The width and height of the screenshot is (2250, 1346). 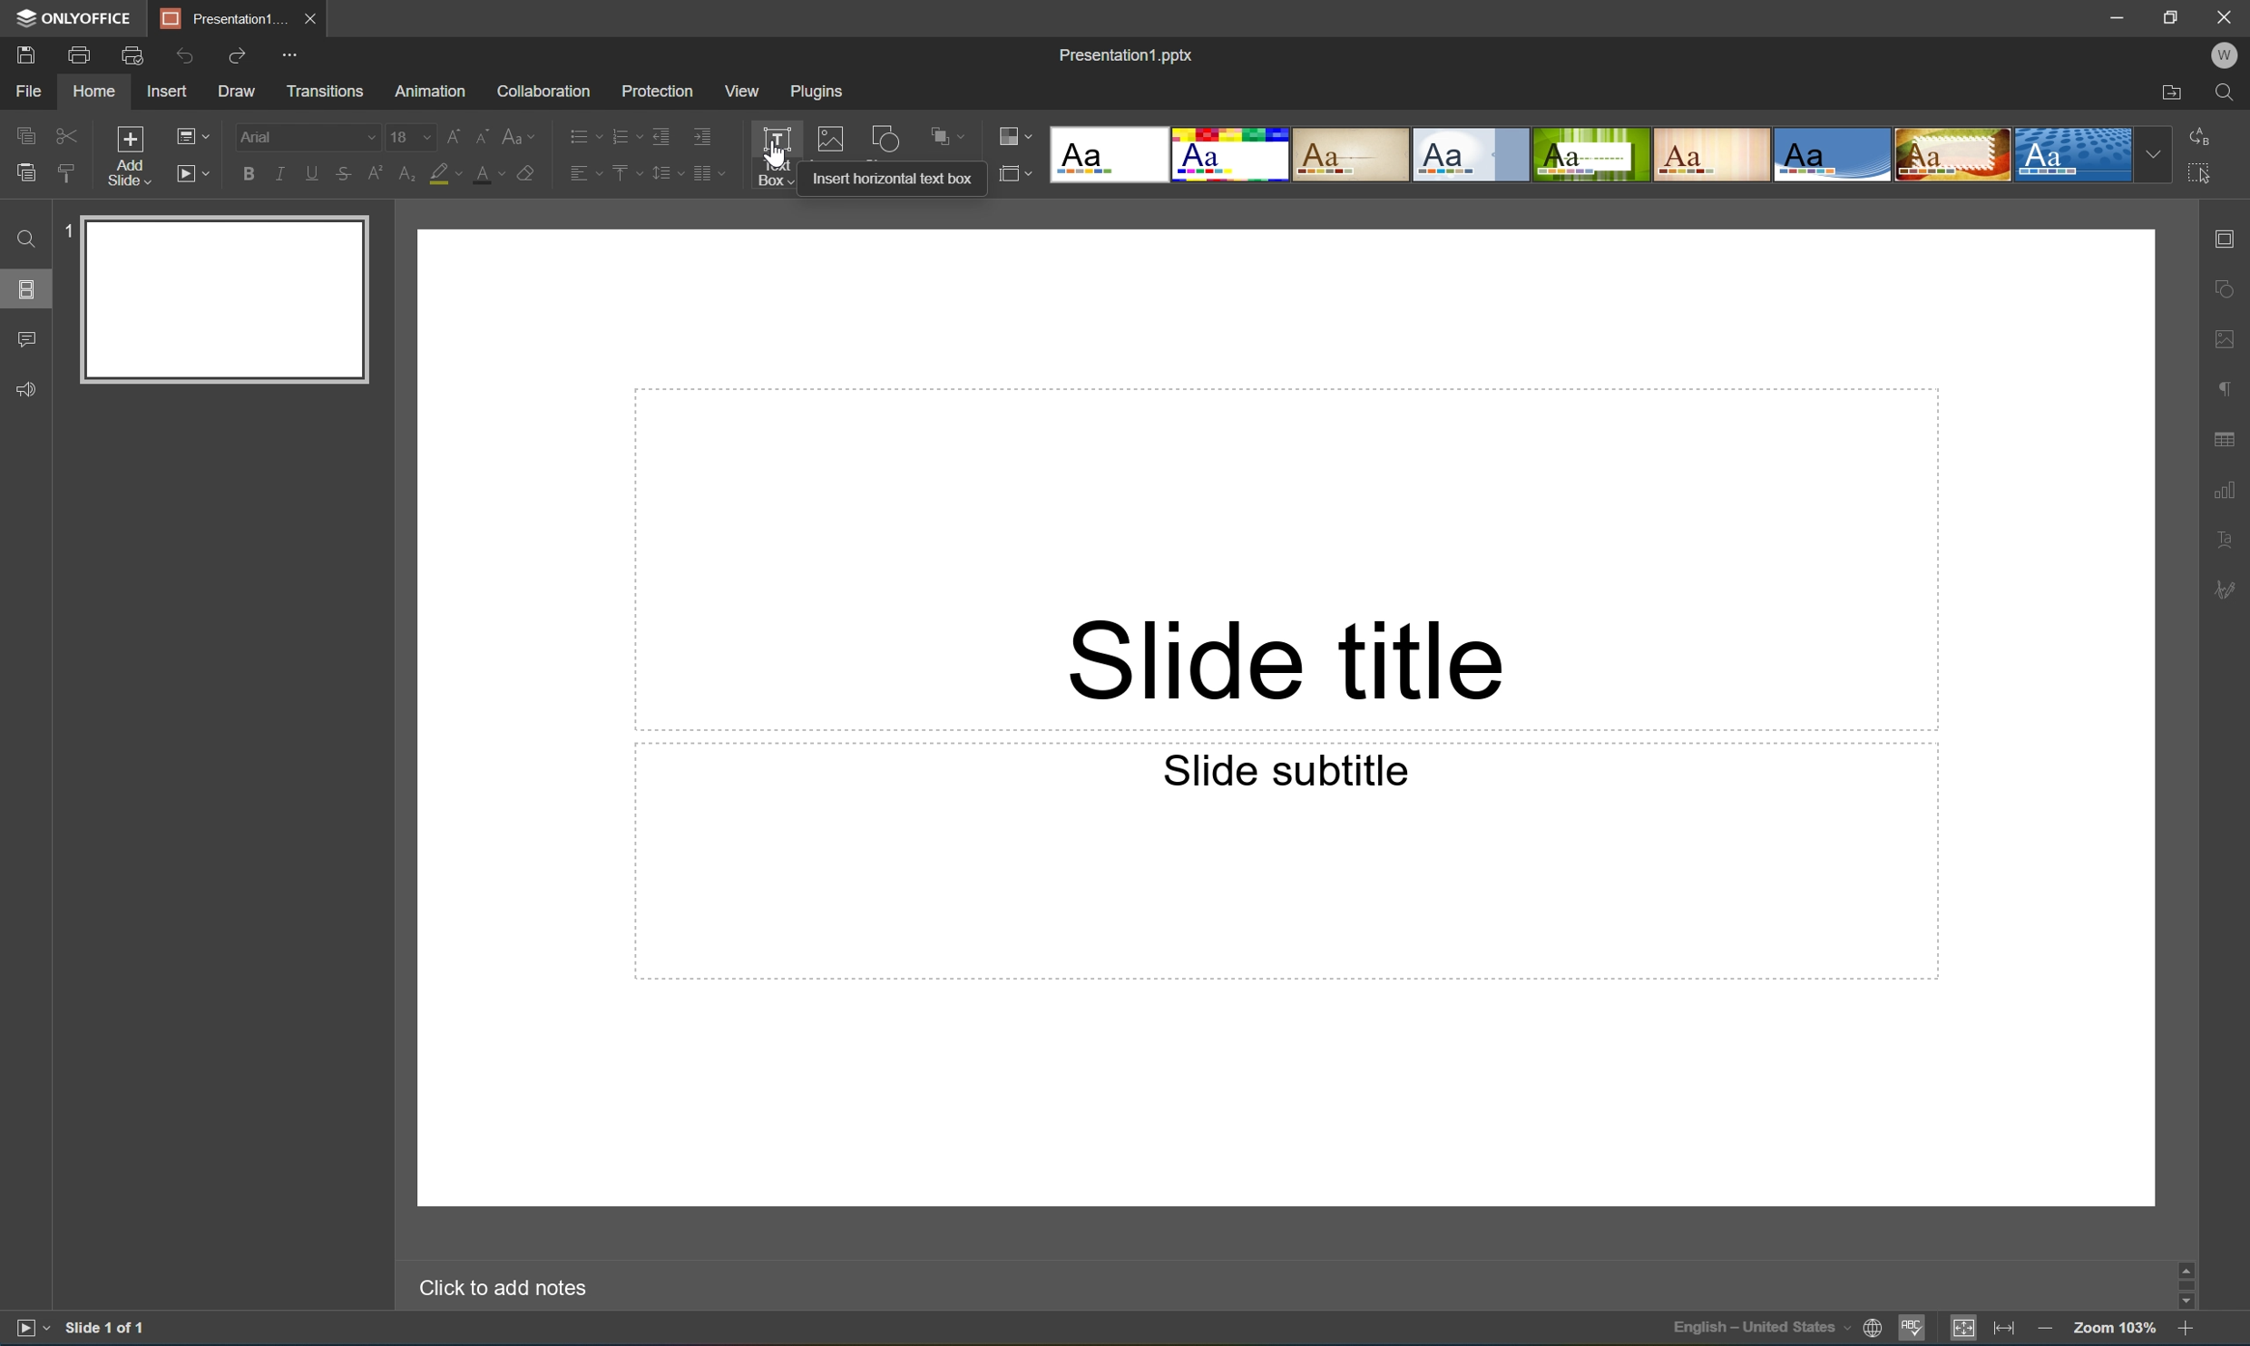 What do you see at coordinates (2225, 491) in the screenshot?
I see `chart settings` at bounding box center [2225, 491].